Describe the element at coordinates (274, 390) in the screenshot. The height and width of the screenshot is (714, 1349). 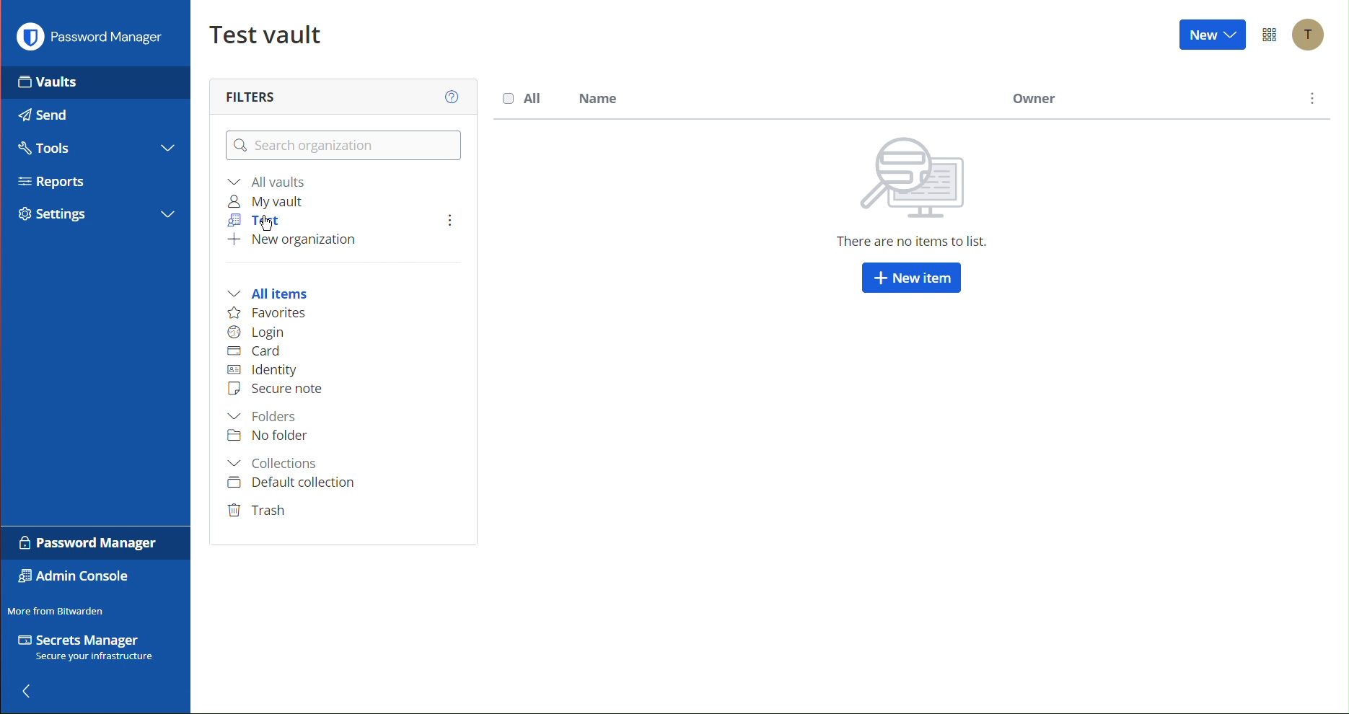
I see `Secure note` at that location.